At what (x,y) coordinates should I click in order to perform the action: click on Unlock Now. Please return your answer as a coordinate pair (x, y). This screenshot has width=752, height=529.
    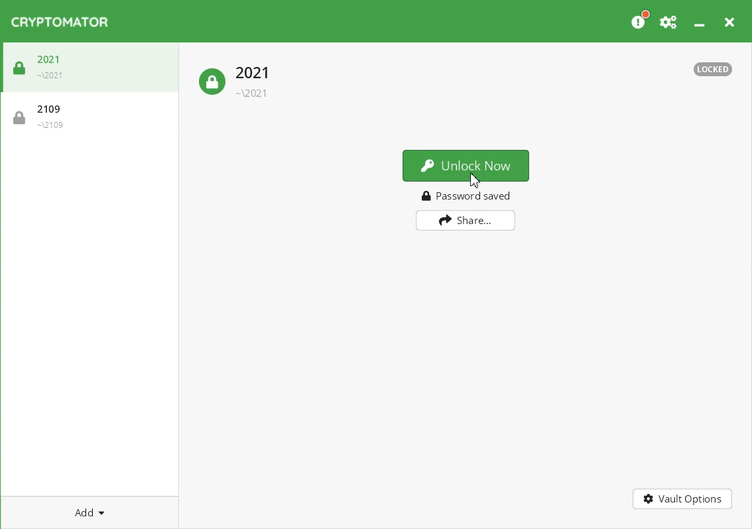
    Looking at the image, I should click on (466, 164).